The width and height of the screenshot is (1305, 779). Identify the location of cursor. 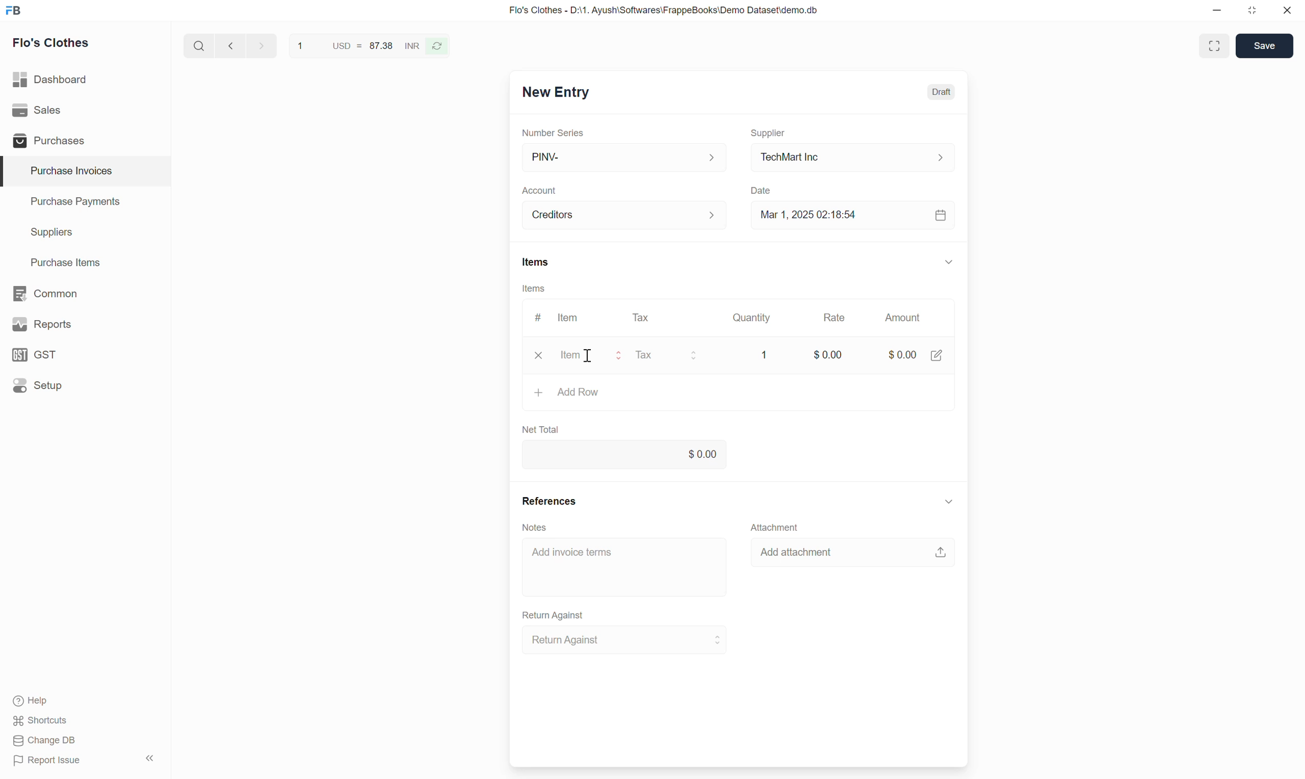
(588, 359).